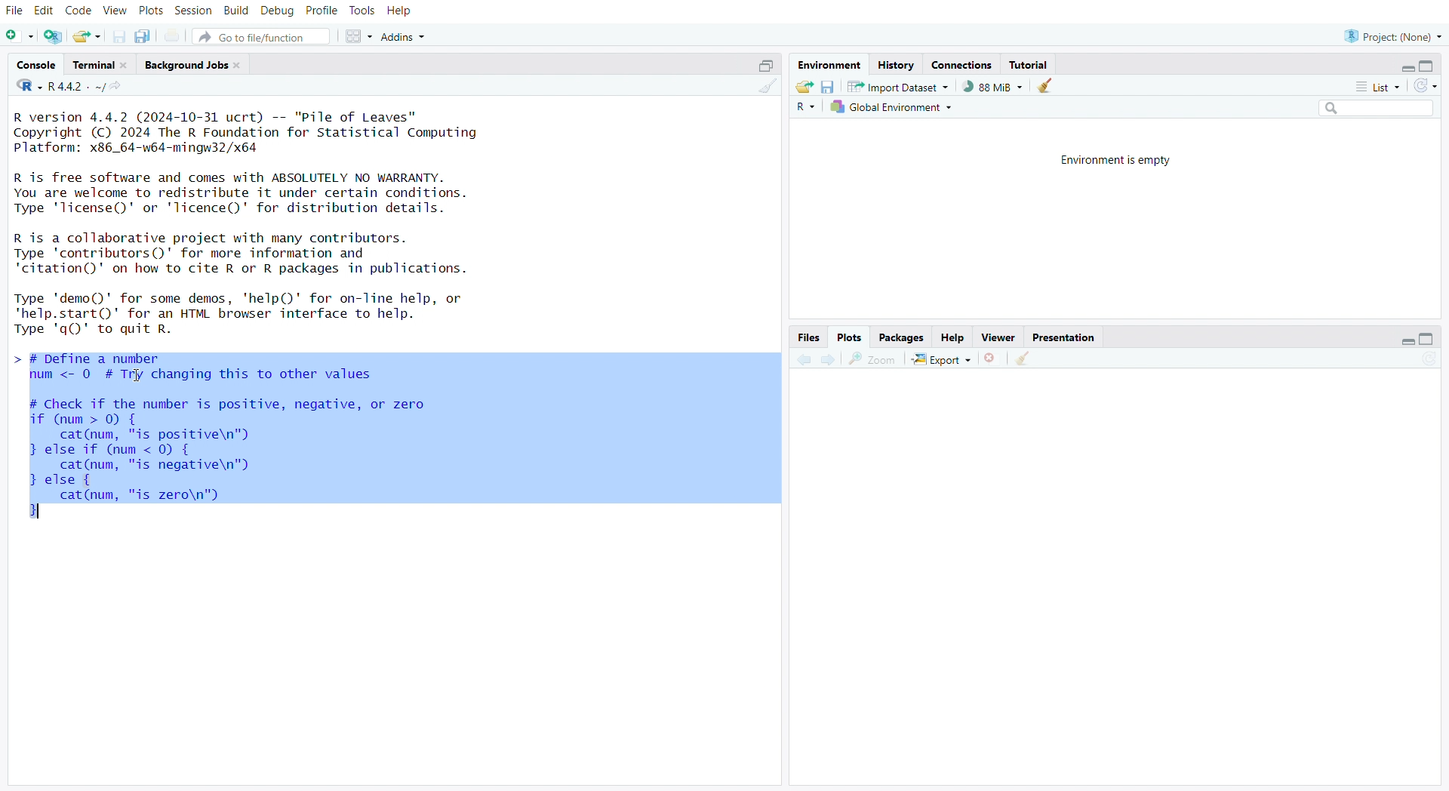 This screenshot has width=1449, height=791. Describe the element at coordinates (896, 65) in the screenshot. I see `history` at that location.